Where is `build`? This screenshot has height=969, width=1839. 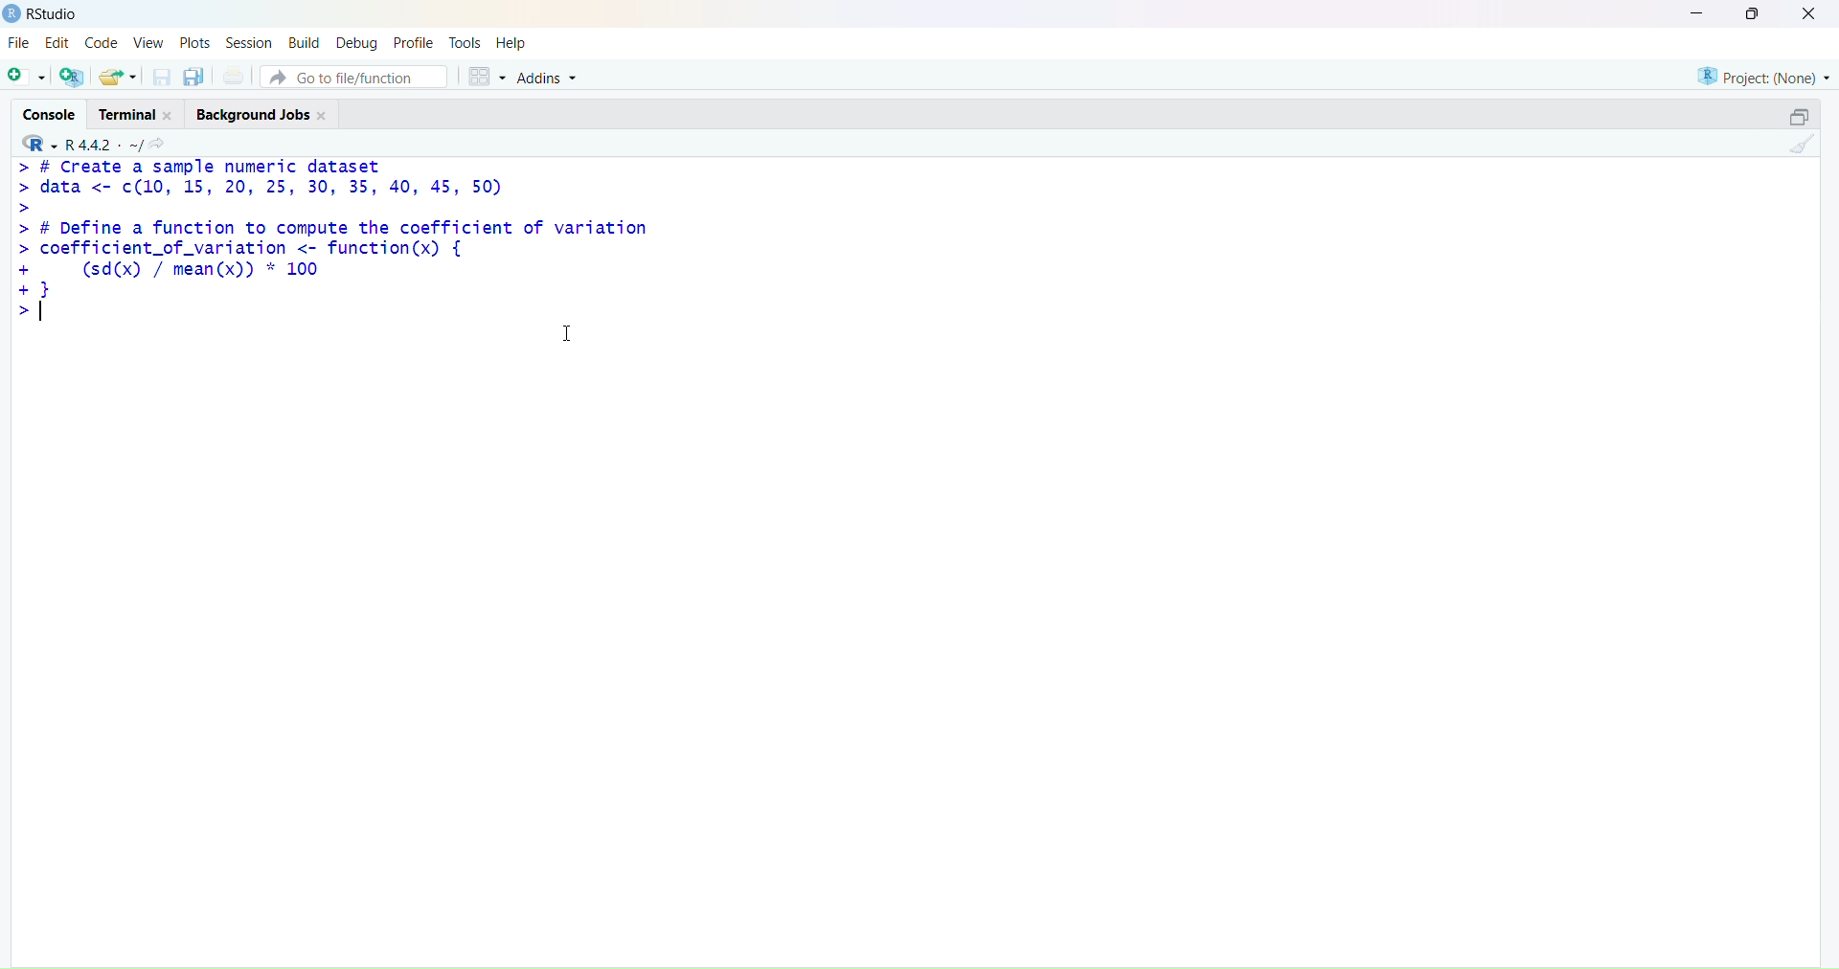 build is located at coordinates (304, 43).